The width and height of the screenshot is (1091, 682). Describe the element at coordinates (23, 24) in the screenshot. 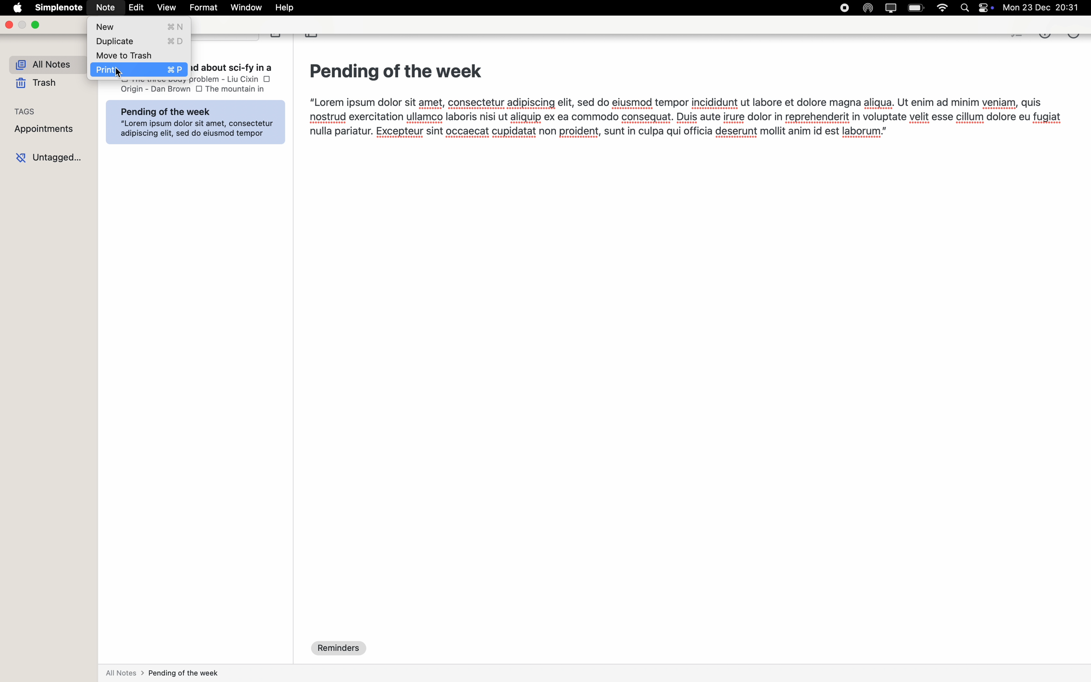

I see `minimize Simplenote` at that location.